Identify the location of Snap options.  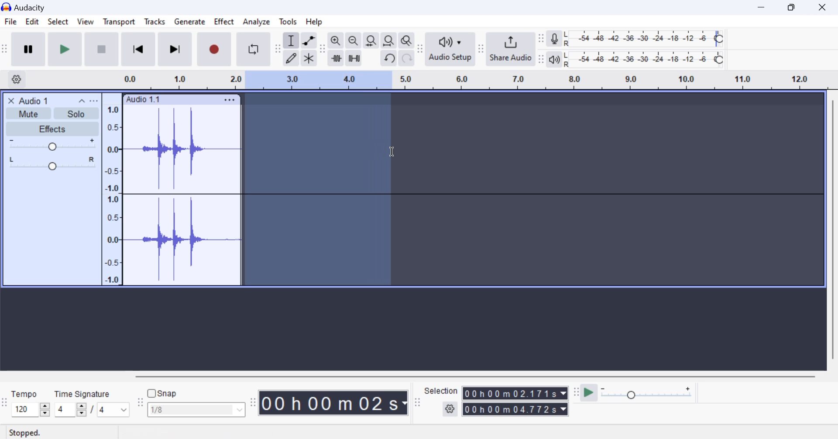
(197, 412).